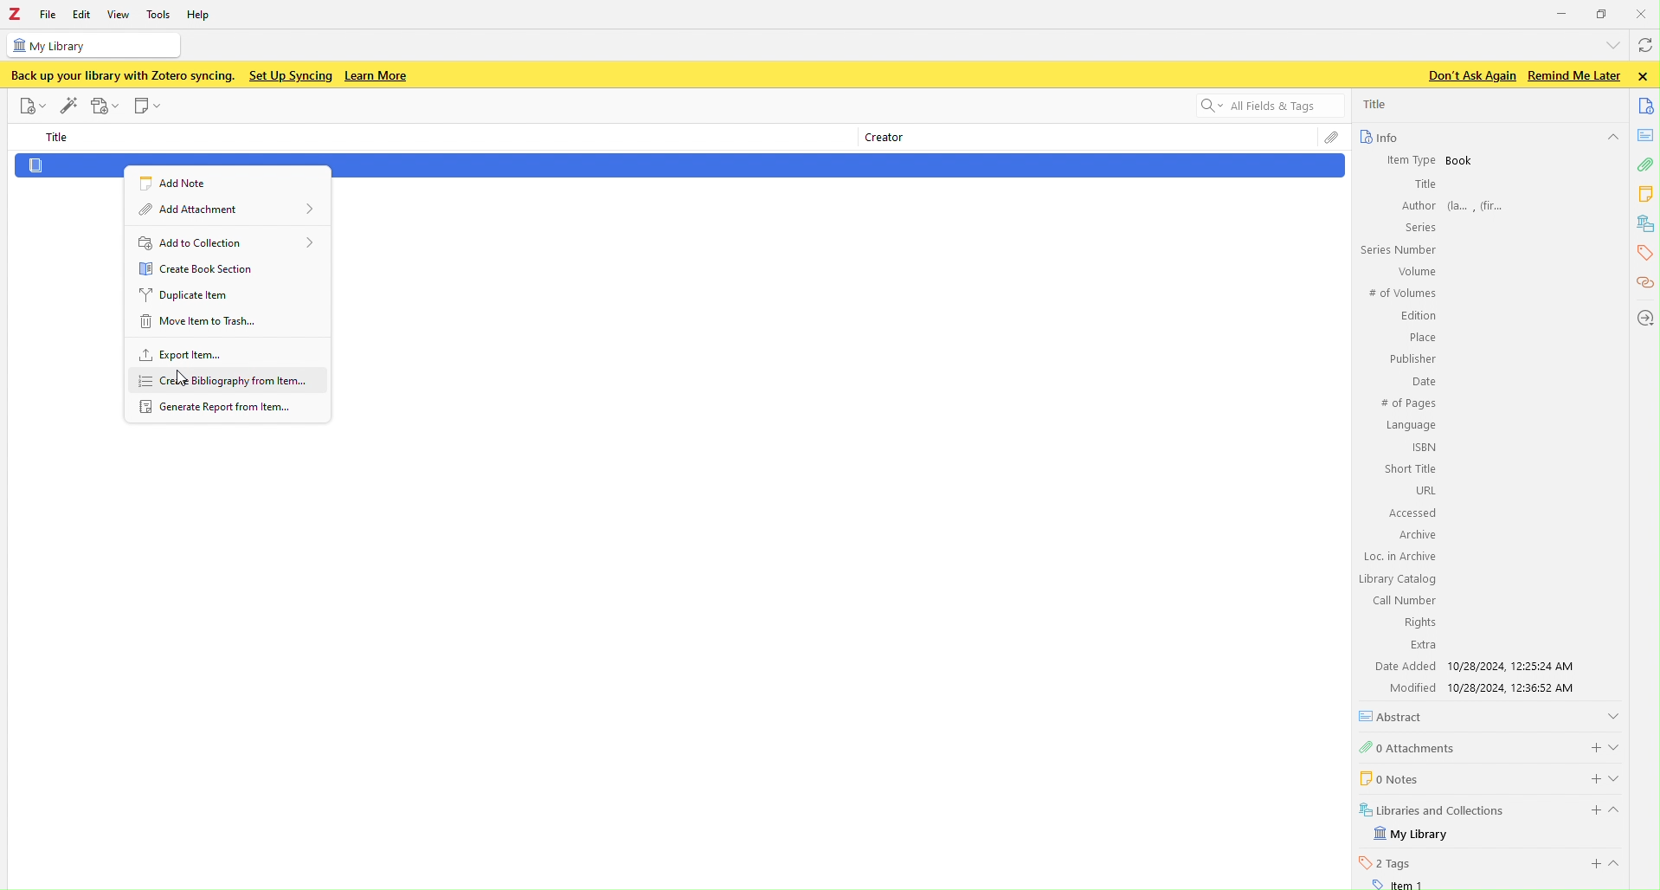 The image size is (1660, 890). Describe the element at coordinates (223, 243) in the screenshot. I see `Add to collection` at that location.